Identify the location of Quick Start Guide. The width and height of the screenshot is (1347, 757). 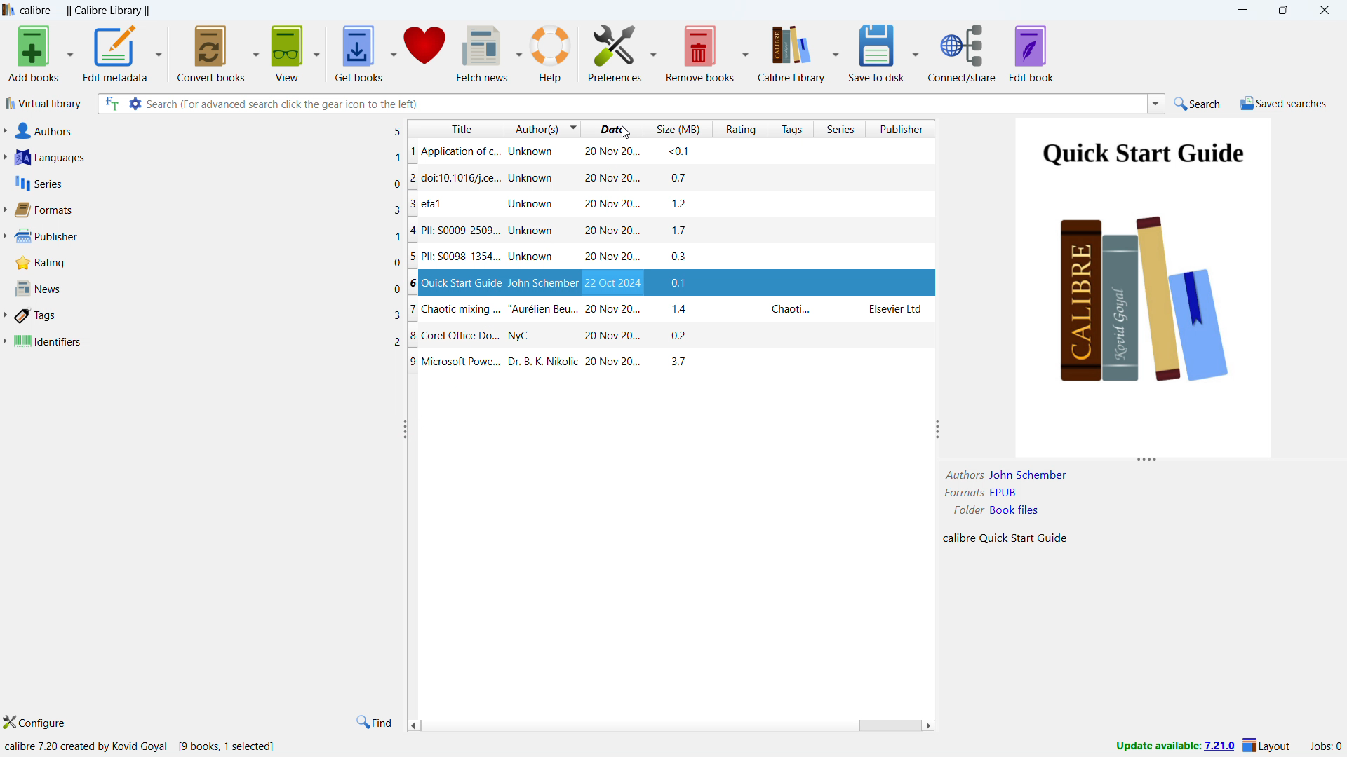
(456, 282).